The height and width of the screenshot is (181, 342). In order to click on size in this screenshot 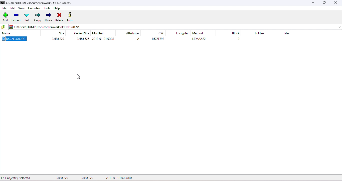, I will do `click(61, 34)`.